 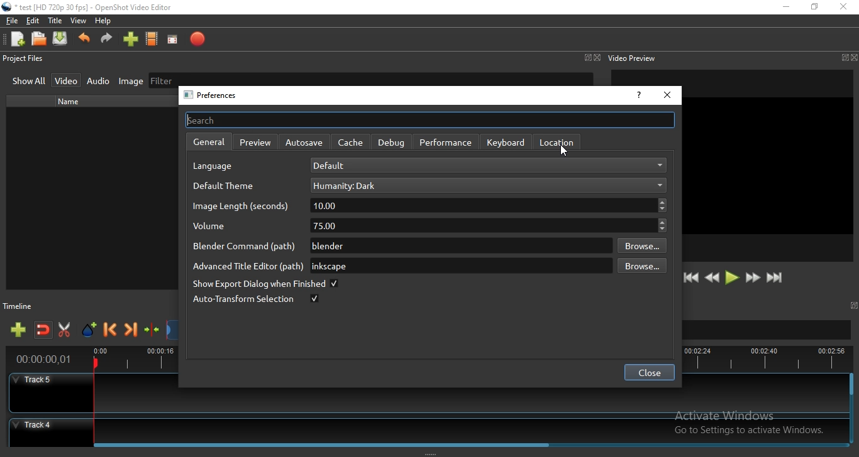 I want to click on search, so click(x=429, y=119).